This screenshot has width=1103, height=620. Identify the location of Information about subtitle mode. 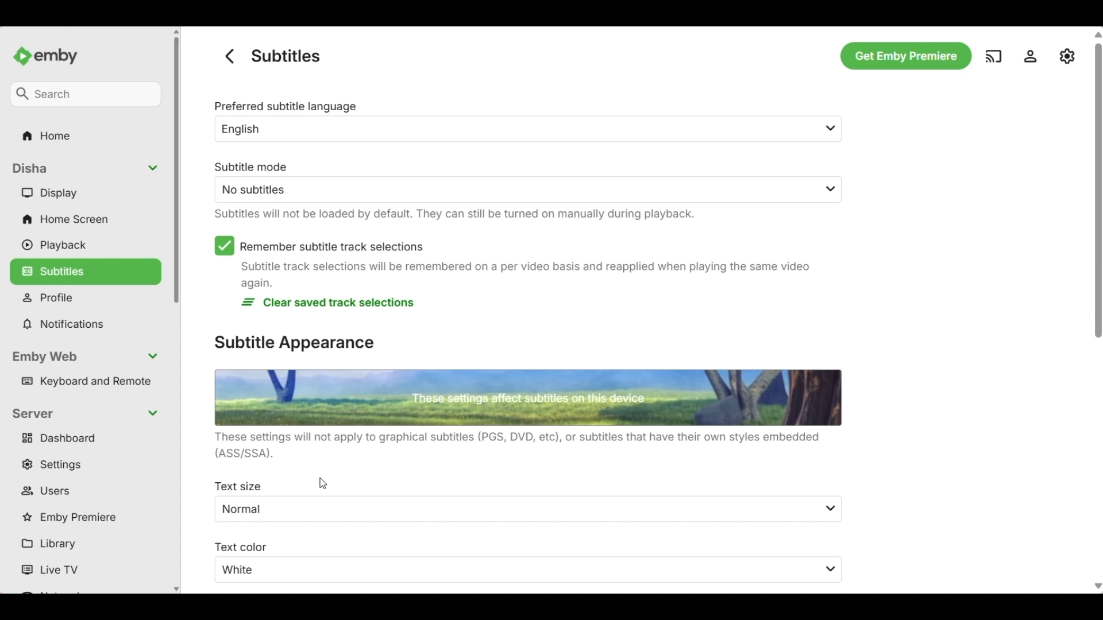
(452, 214).